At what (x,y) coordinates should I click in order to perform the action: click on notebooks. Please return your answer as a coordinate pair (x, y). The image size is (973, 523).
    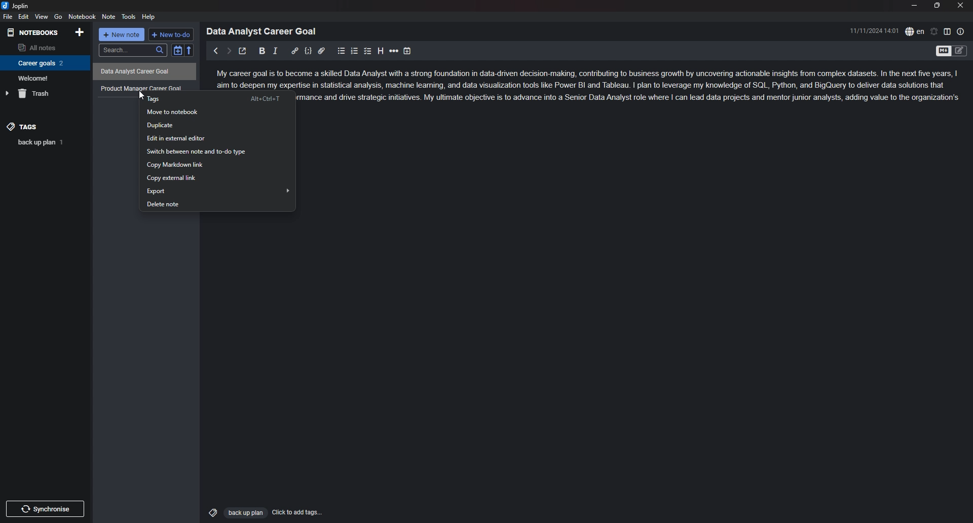
    Looking at the image, I should click on (34, 33).